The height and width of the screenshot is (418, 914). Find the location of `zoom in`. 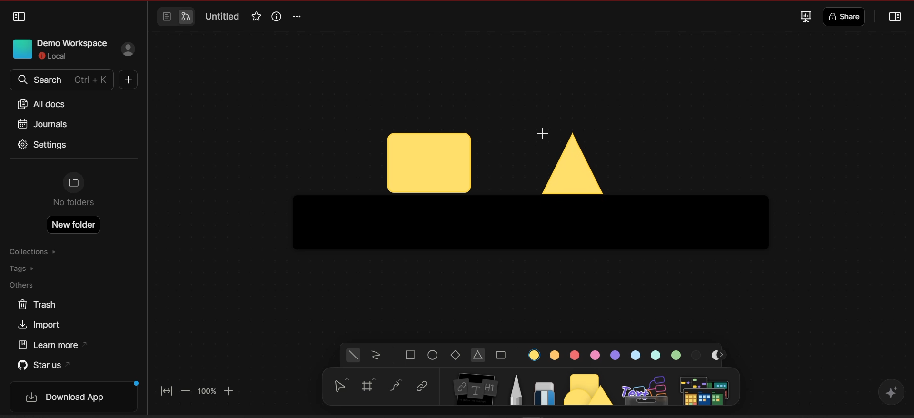

zoom in is located at coordinates (231, 391).